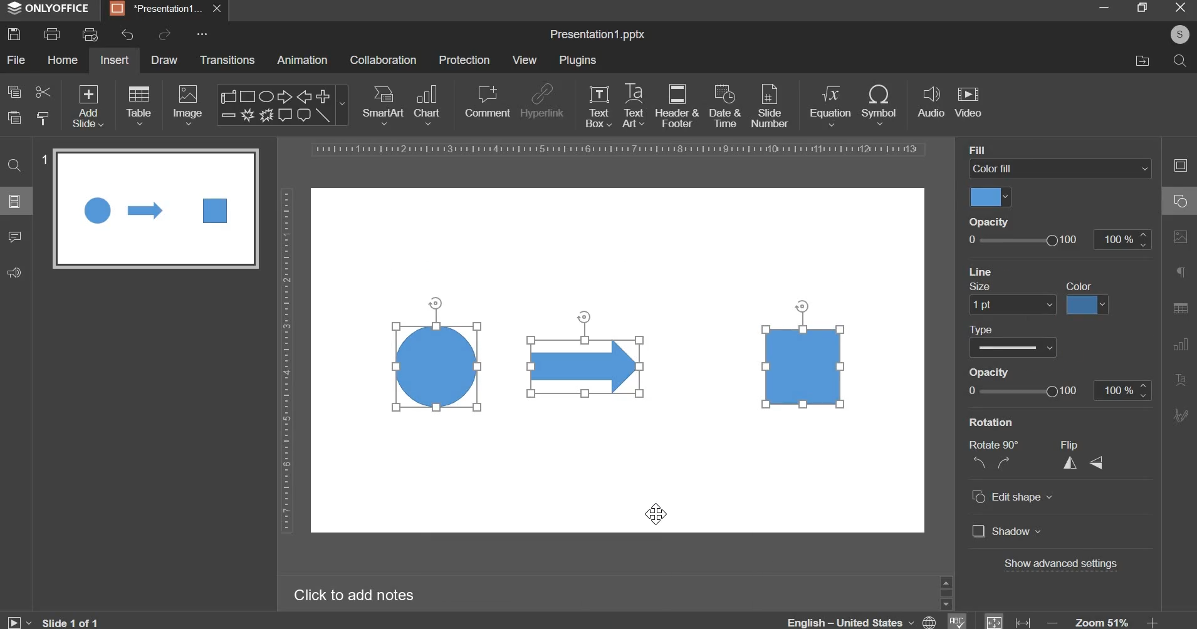 This screenshot has width=1197, height=629. Describe the element at coordinates (541, 103) in the screenshot. I see `hyperlink` at that location.